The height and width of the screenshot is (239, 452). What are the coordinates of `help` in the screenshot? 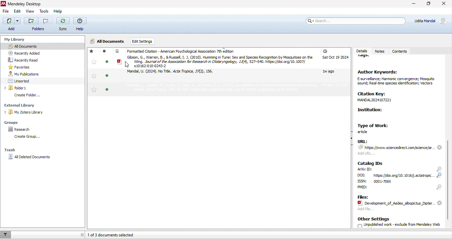 It's located at (57, 11).